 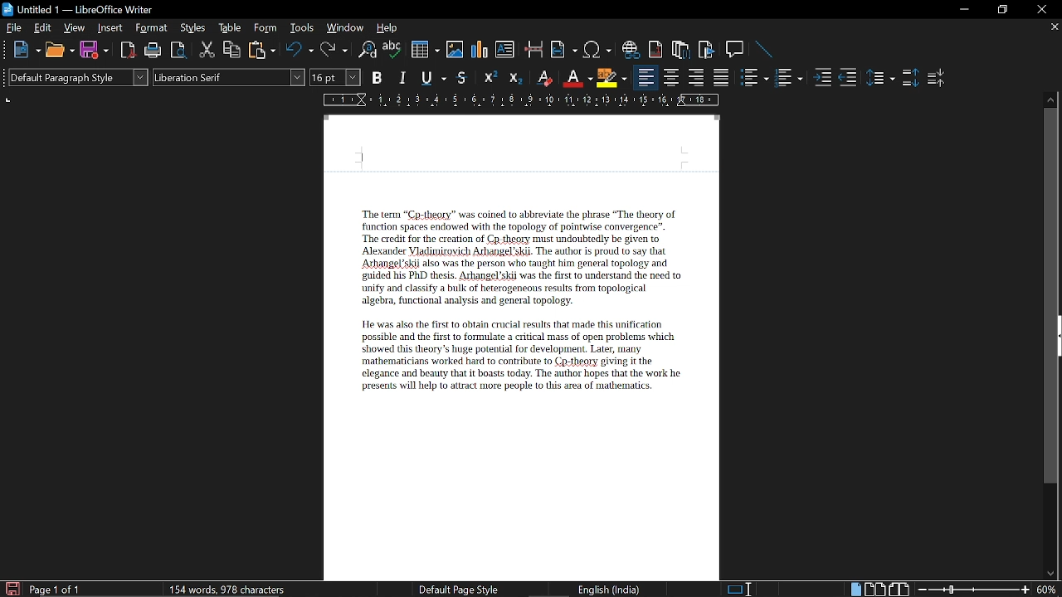 I want to click on Paste, so click(x=261, y=49).